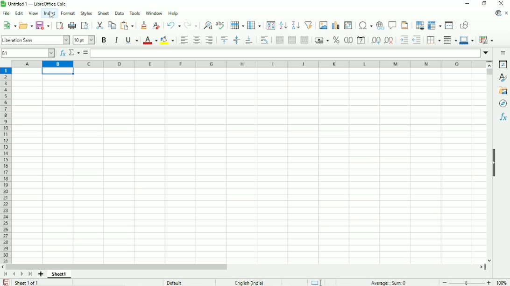 Image resolution: width=510 pixels, height=286 pixels. I want to click on Font style, so click(35, 40).